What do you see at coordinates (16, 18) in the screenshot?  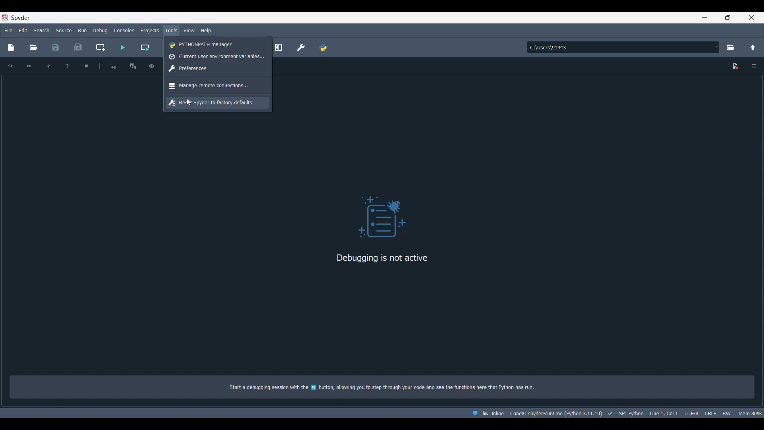 I see `Software logo and name` at bounding box center [16, 18].